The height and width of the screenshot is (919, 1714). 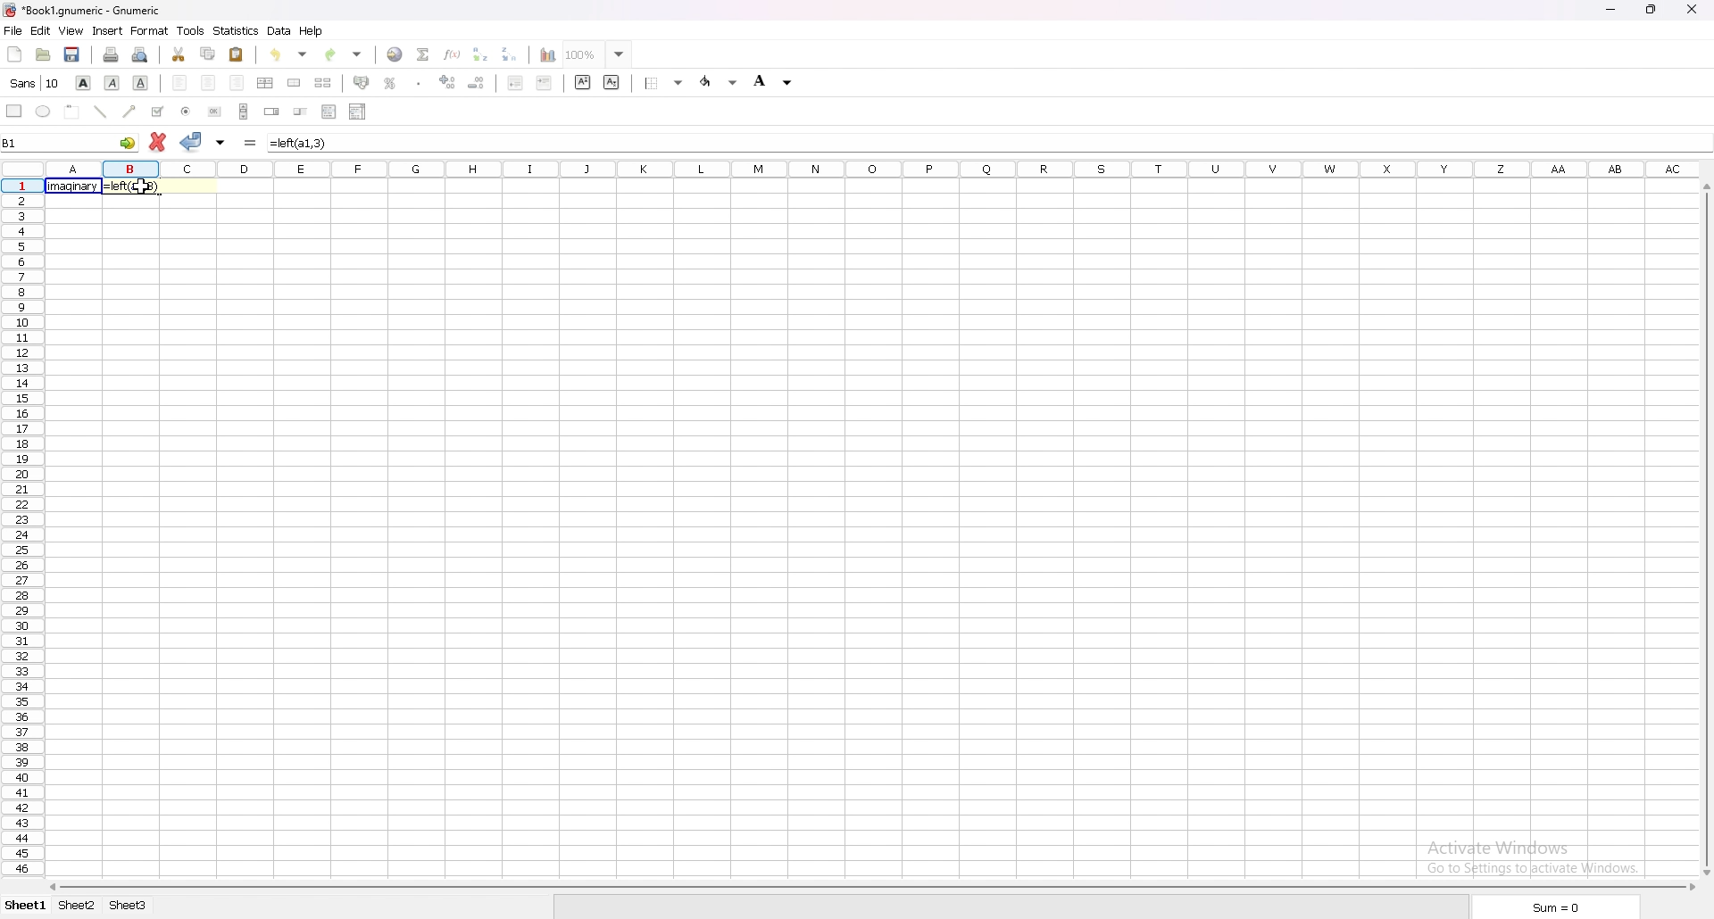 What do you see at coordinates (874, 888) in the screenshot?
I see `scroll bar` at bounding box center [874, 888].